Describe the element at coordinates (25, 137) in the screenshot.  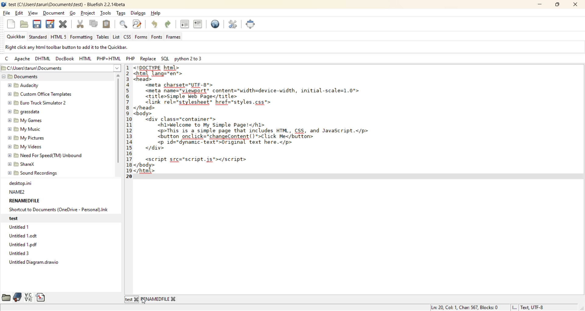
I see `My Pictures` at that location.